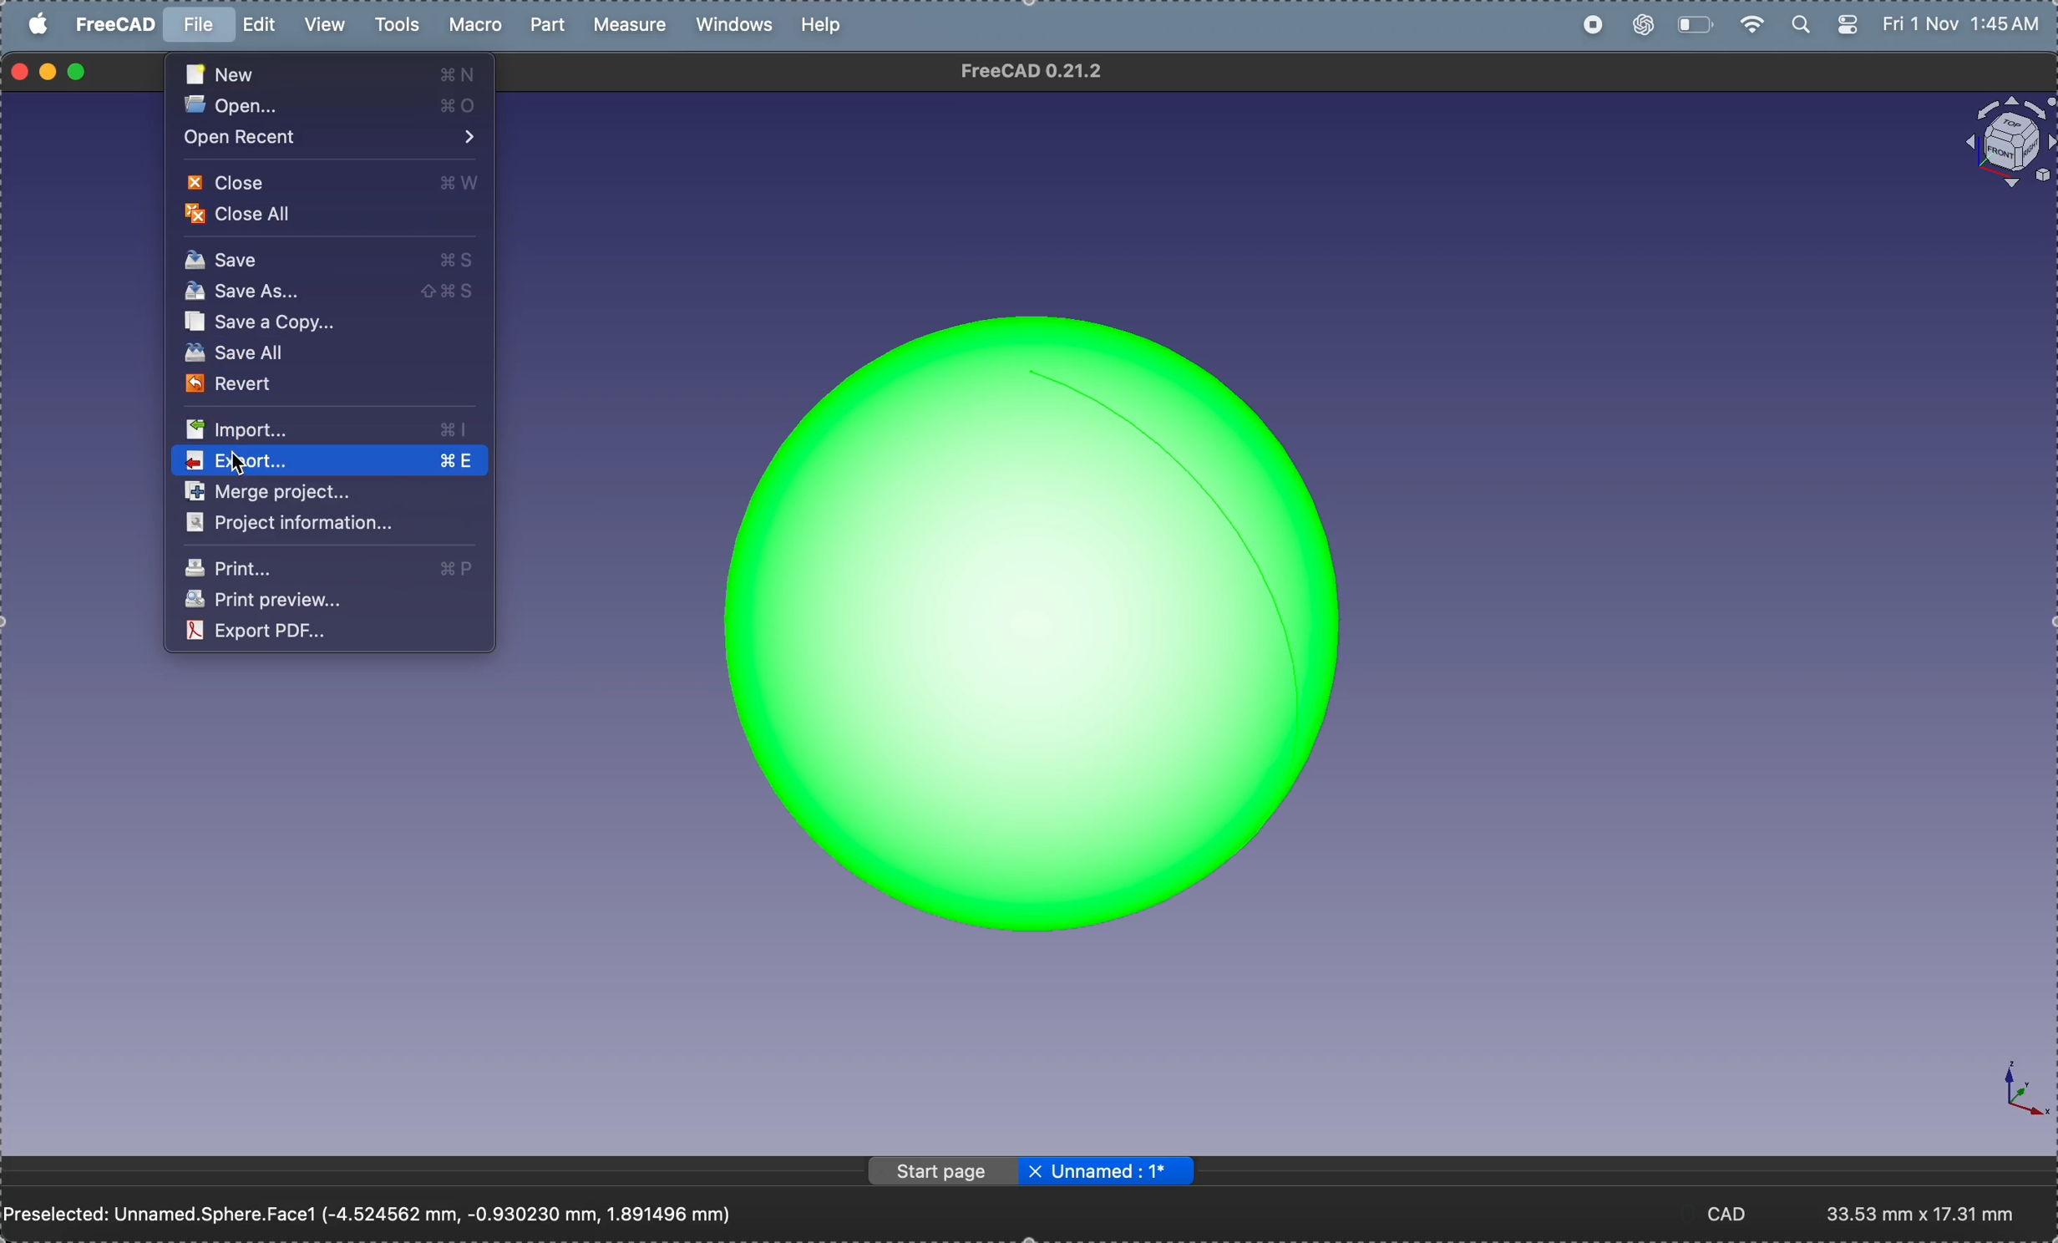  I want to click on apple menu, so click(39, 23).